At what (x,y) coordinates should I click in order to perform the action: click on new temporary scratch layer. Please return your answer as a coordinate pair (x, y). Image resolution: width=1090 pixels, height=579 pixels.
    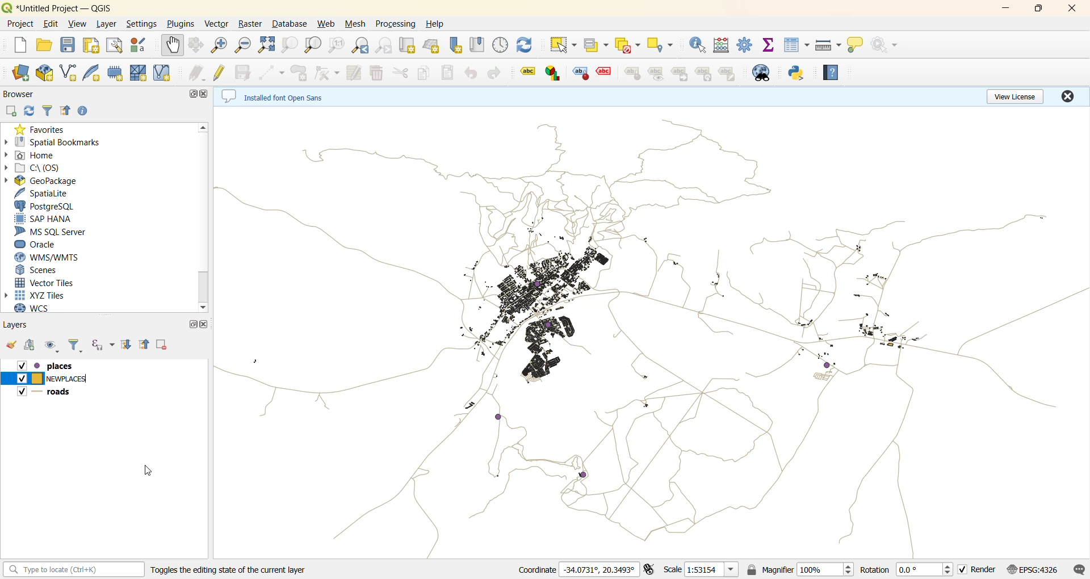
    Looking at the image, I should click on (115, 74).